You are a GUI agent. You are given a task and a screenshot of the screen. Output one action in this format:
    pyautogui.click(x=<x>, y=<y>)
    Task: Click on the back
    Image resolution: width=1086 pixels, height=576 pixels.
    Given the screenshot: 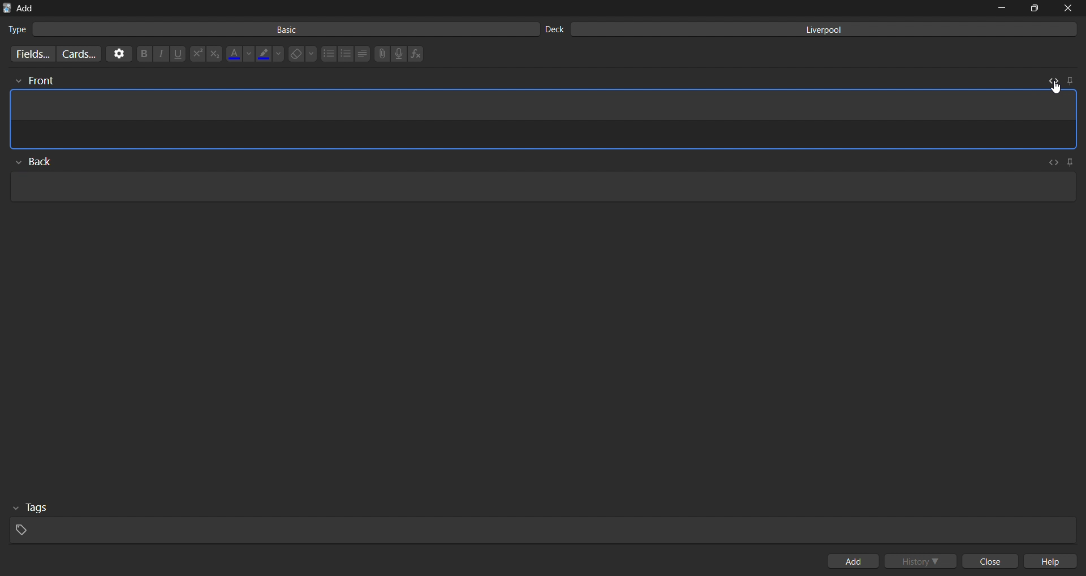 What is the action you would take?
    pyautogui.click(x=40, y=160)
    